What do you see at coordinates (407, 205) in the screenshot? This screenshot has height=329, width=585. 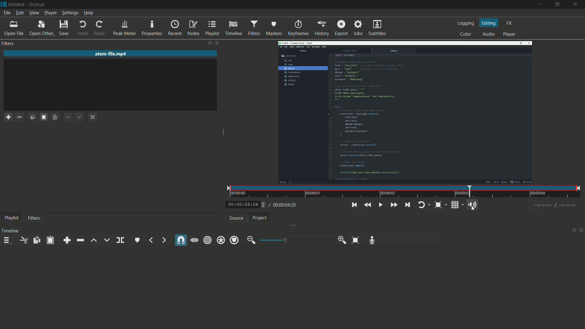 I see `skip to the next point` at bounding box center [407, 205].